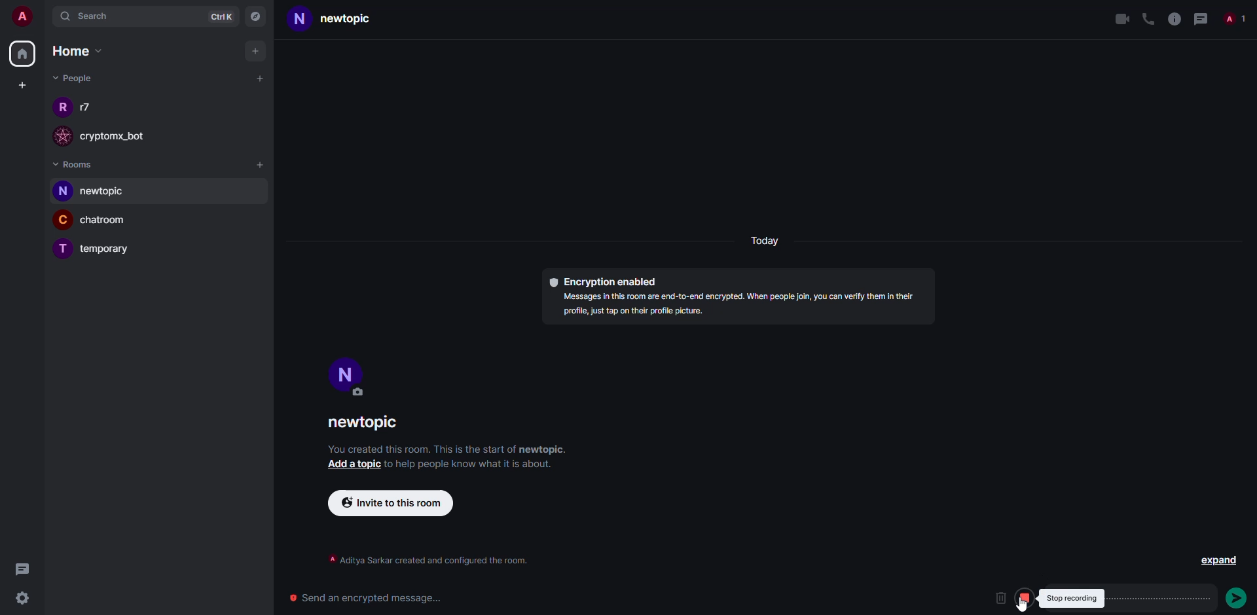 This screenshot has height=615, width=1257. Describe the element at coordinates (122, 136) in the screenshot. I see `bot` at that location.